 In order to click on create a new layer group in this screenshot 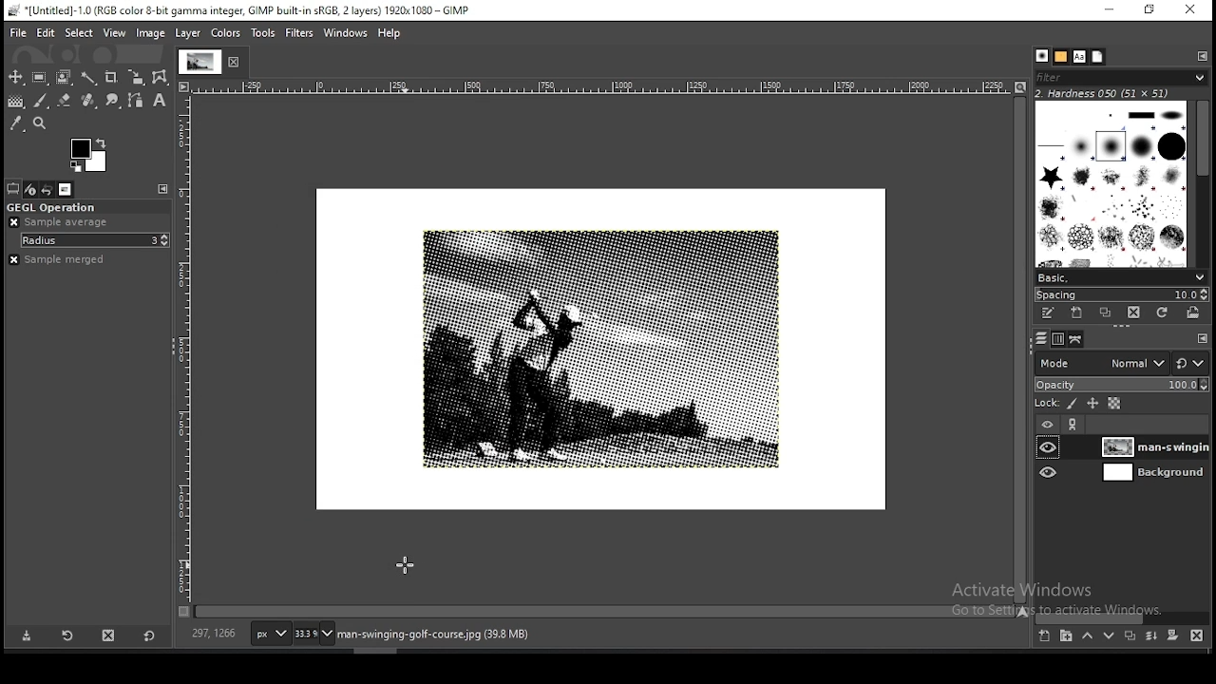, I will do `click(1067, 636)`.